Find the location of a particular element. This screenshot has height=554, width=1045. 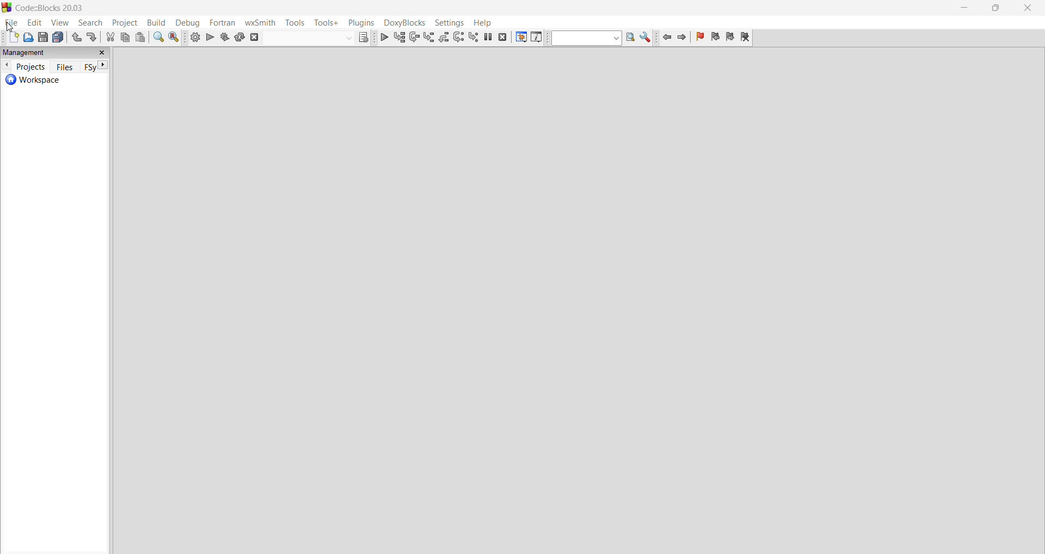

open is located at coordinates (28, 38).